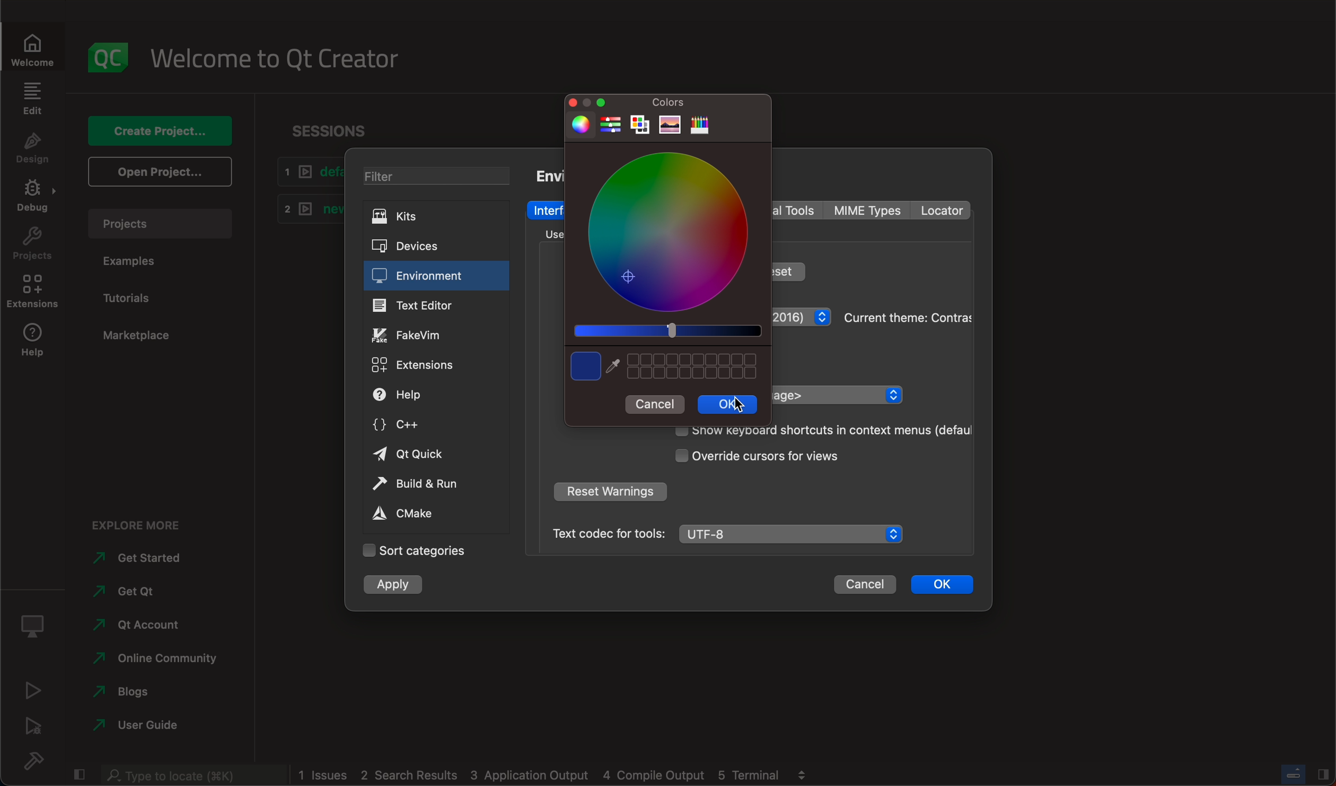 This screenshot has width=1336, height=786. Describe the element at coordinates (614, 366) in the screenshot. I see `dropper` at that location.